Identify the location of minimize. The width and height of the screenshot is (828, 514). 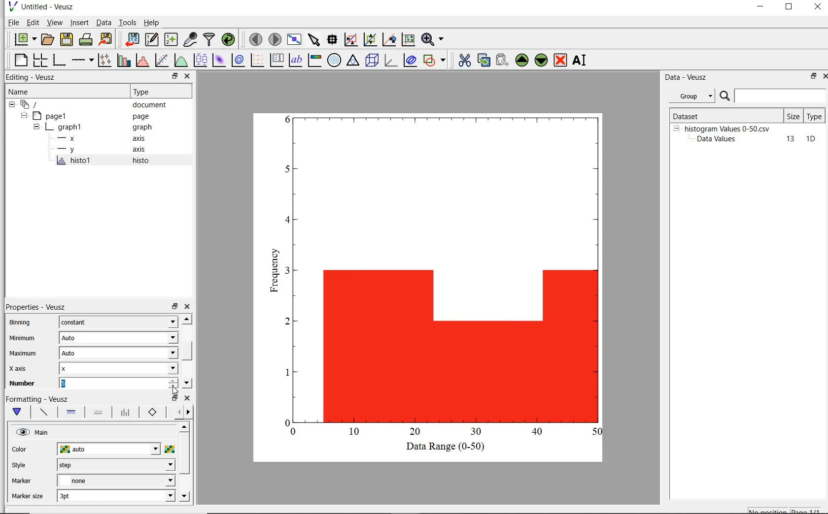
(761, 8).